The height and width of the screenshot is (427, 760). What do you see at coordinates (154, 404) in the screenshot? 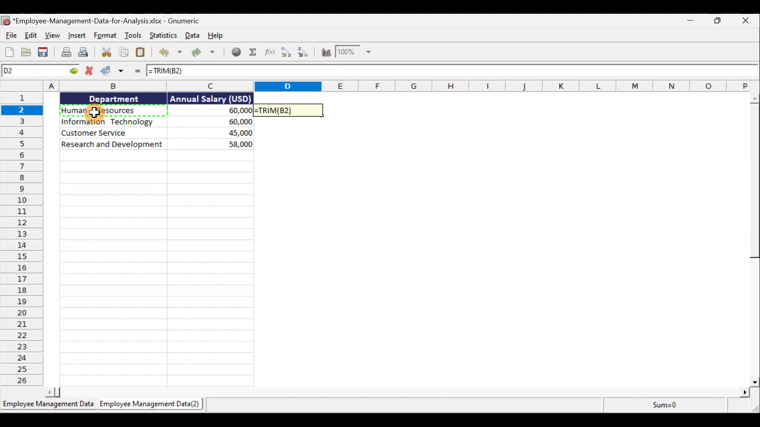
I see `Sheet 2` at bounding box center [154, 404].